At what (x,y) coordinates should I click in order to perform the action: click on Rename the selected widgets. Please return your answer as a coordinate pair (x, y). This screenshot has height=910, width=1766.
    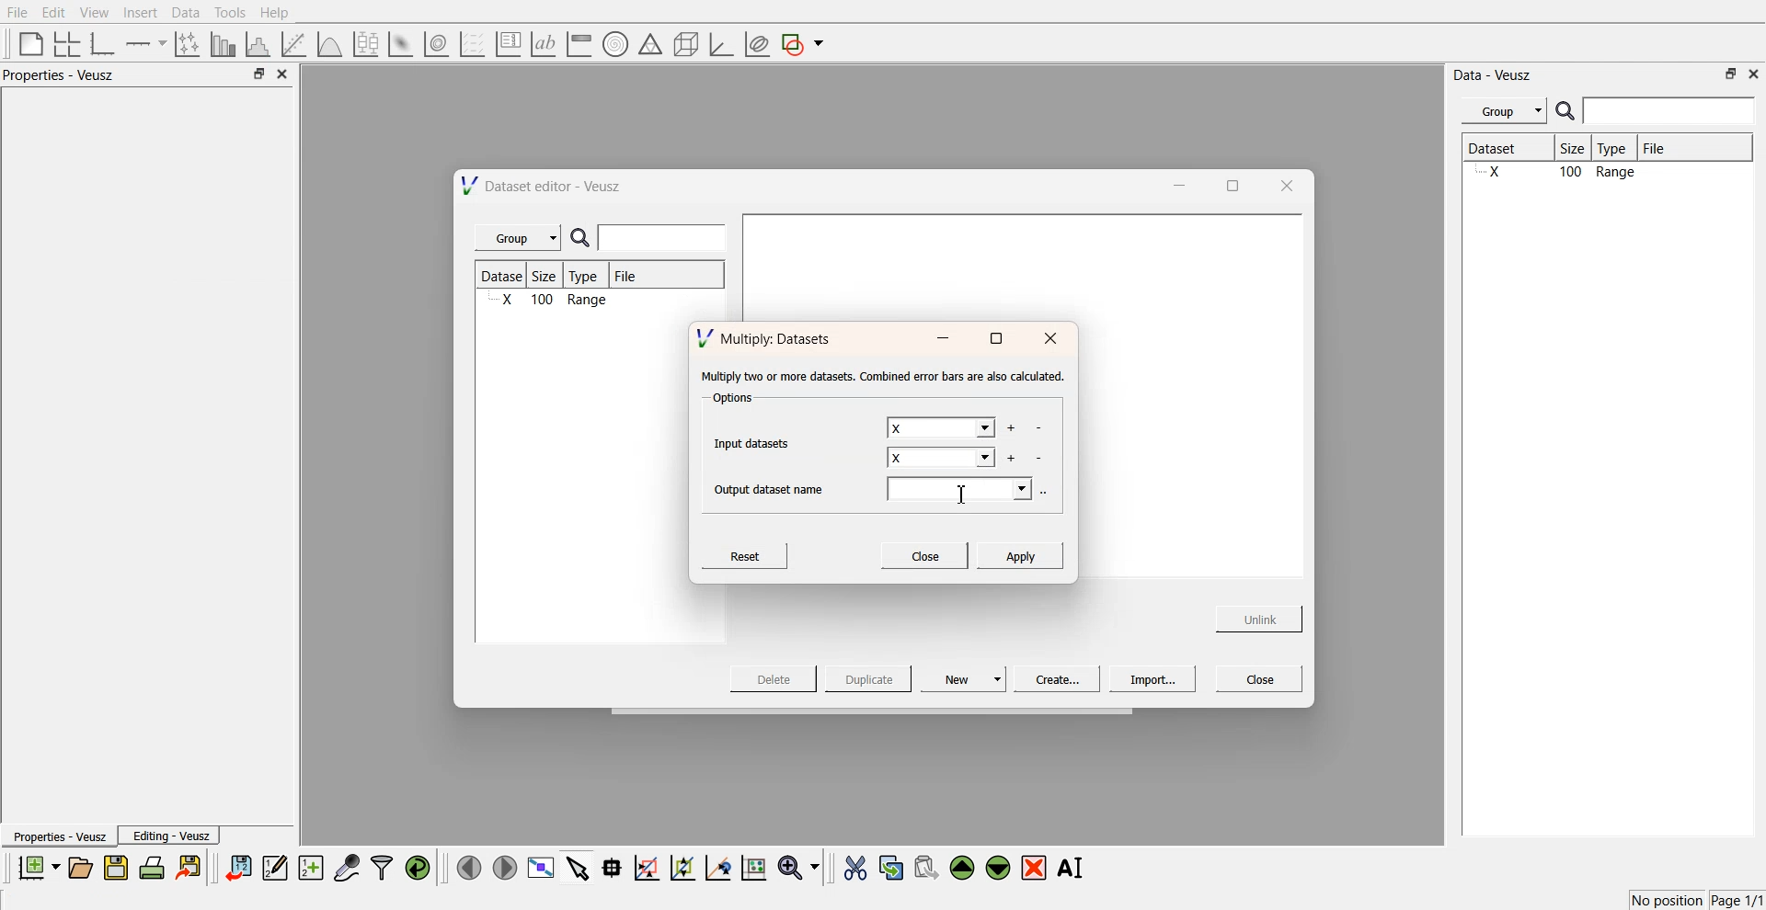
    Looking at the image, I should click on (1074, 868).